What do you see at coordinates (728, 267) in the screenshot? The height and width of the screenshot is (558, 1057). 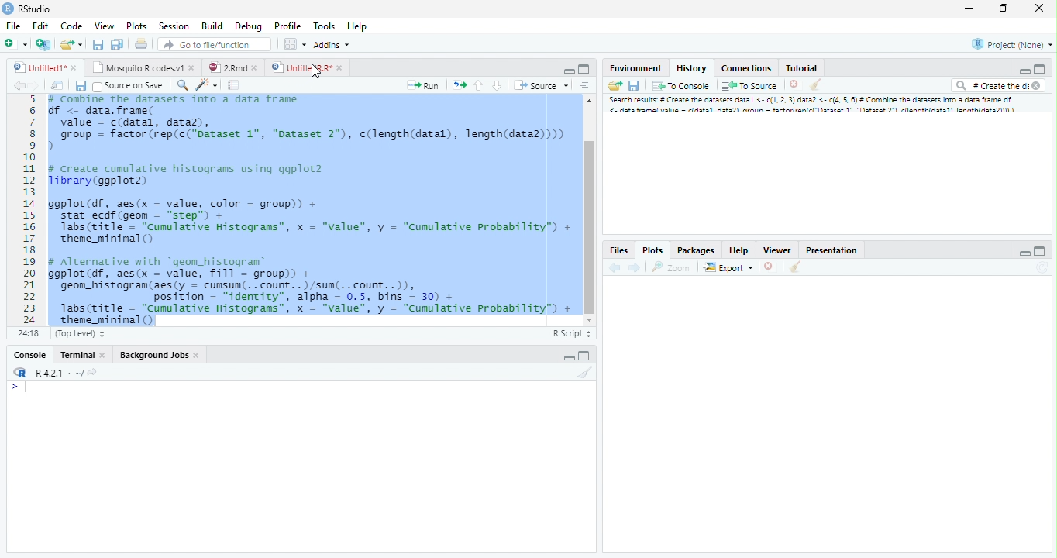 I see `Export` at bounding box center [728, 267].